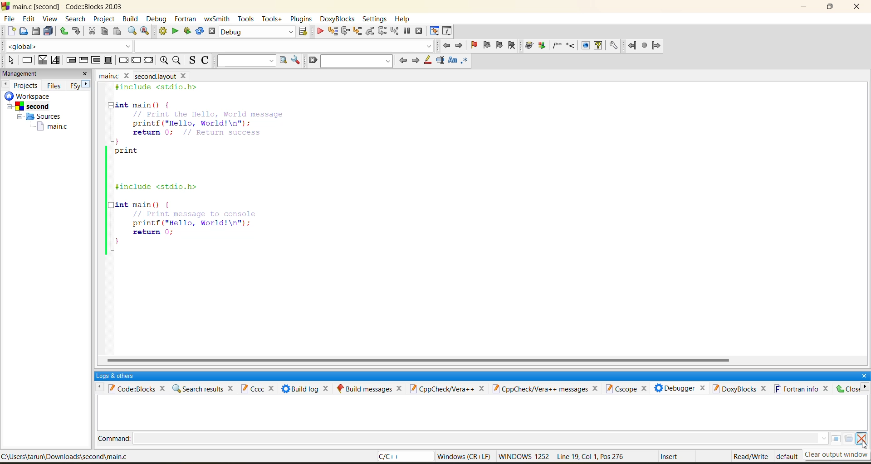 The image size is (871, 464). What do you see at coordinates (301, 18) in the screenshot?
I see `plugins` at bounding box center [301, 18].